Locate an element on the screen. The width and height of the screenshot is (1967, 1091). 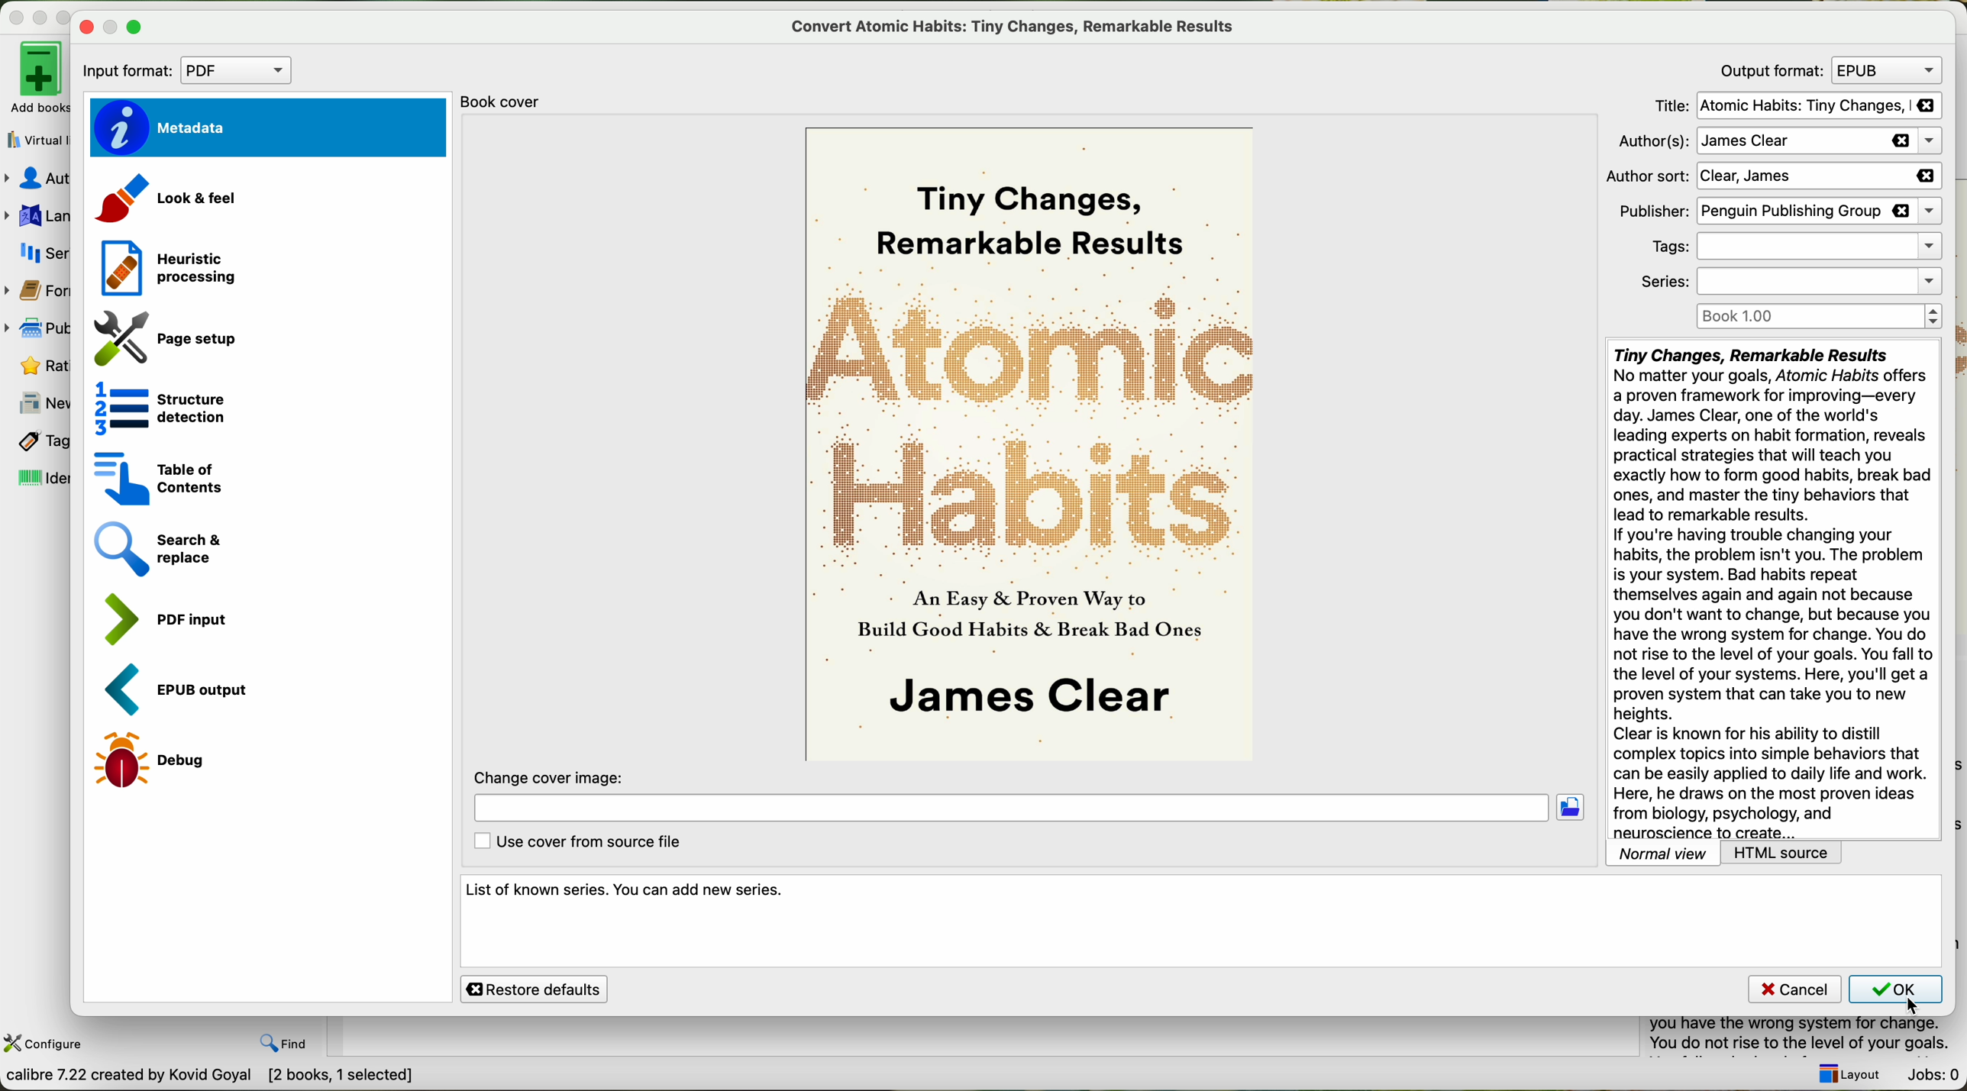
synopsis is located at coordinates (1774, 590).